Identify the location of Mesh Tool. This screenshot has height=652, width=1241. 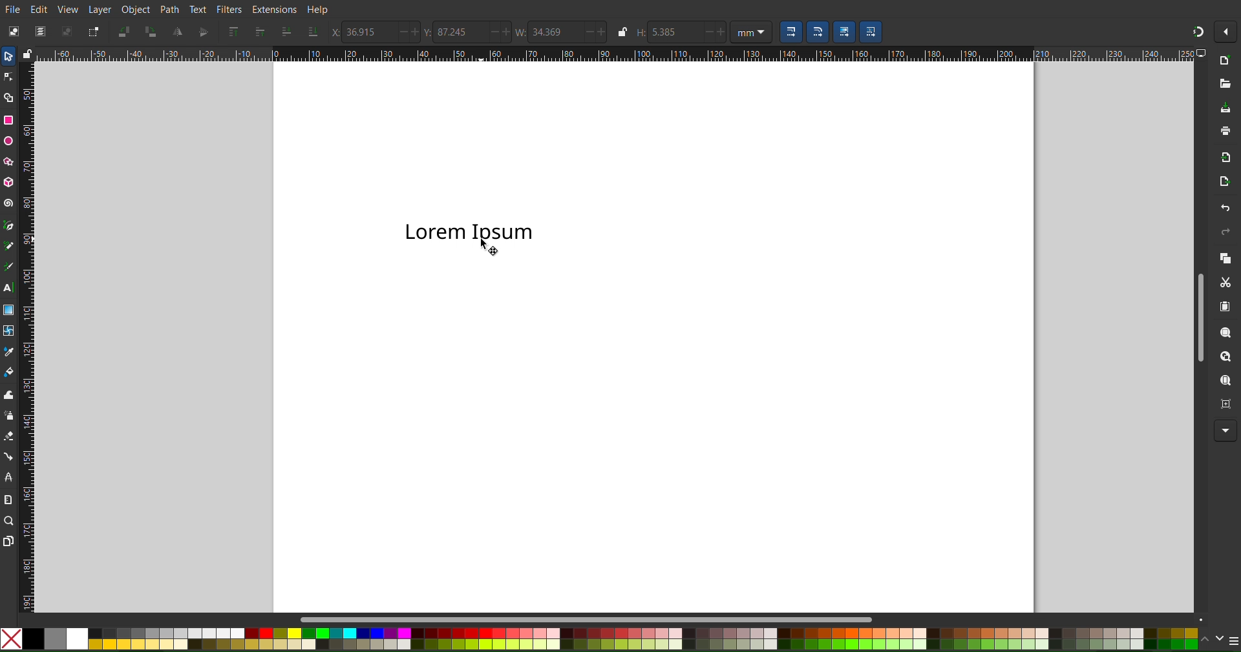
(8, 331).